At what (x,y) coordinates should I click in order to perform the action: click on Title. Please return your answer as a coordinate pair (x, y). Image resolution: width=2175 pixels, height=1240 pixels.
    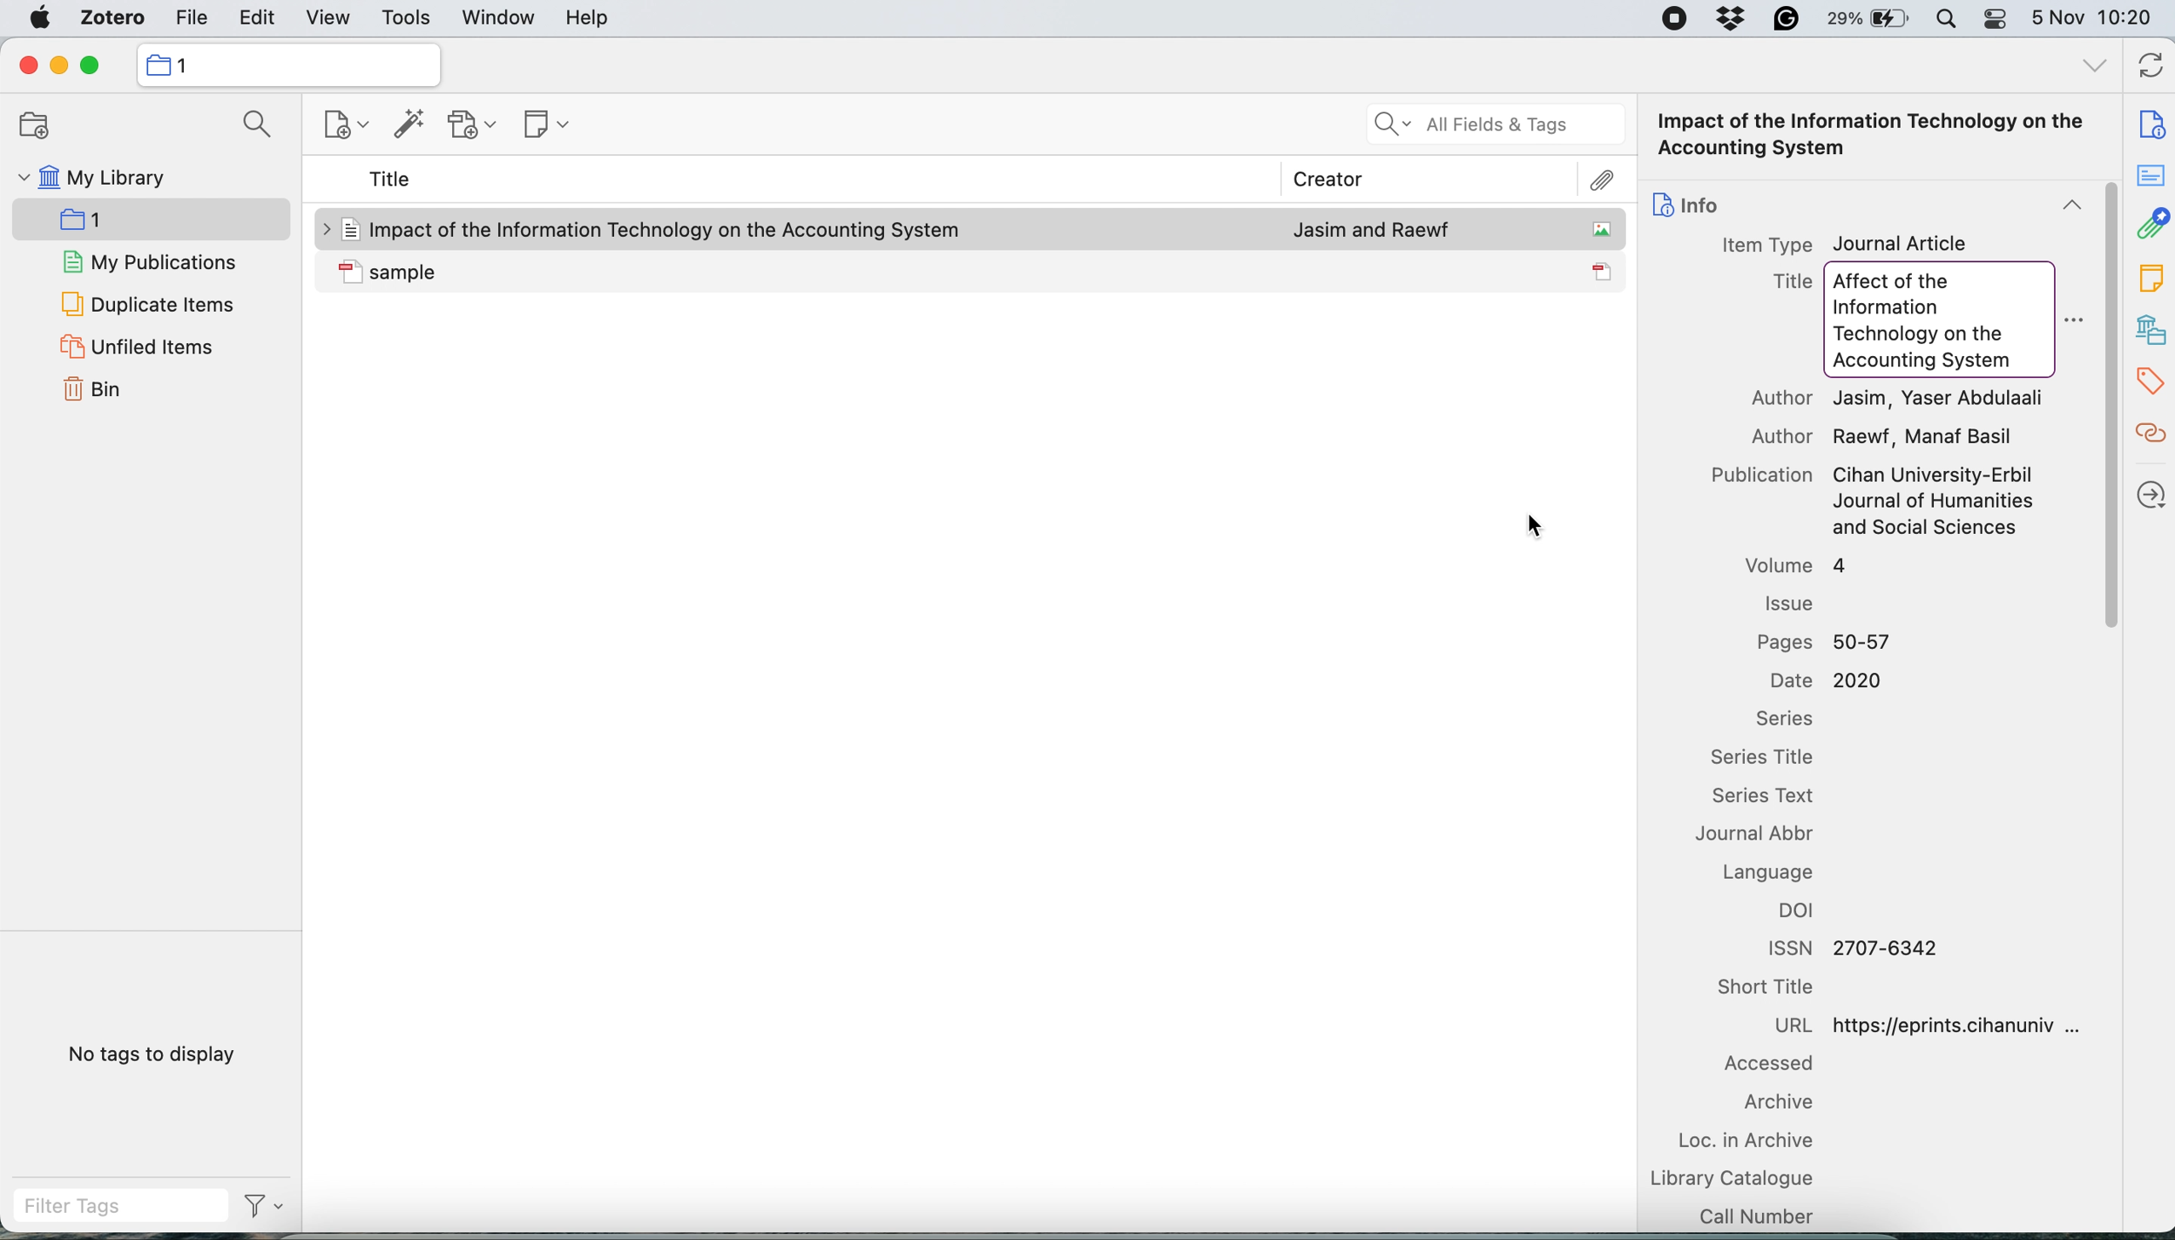
    Looking at the image, I should click on (1793, 282).